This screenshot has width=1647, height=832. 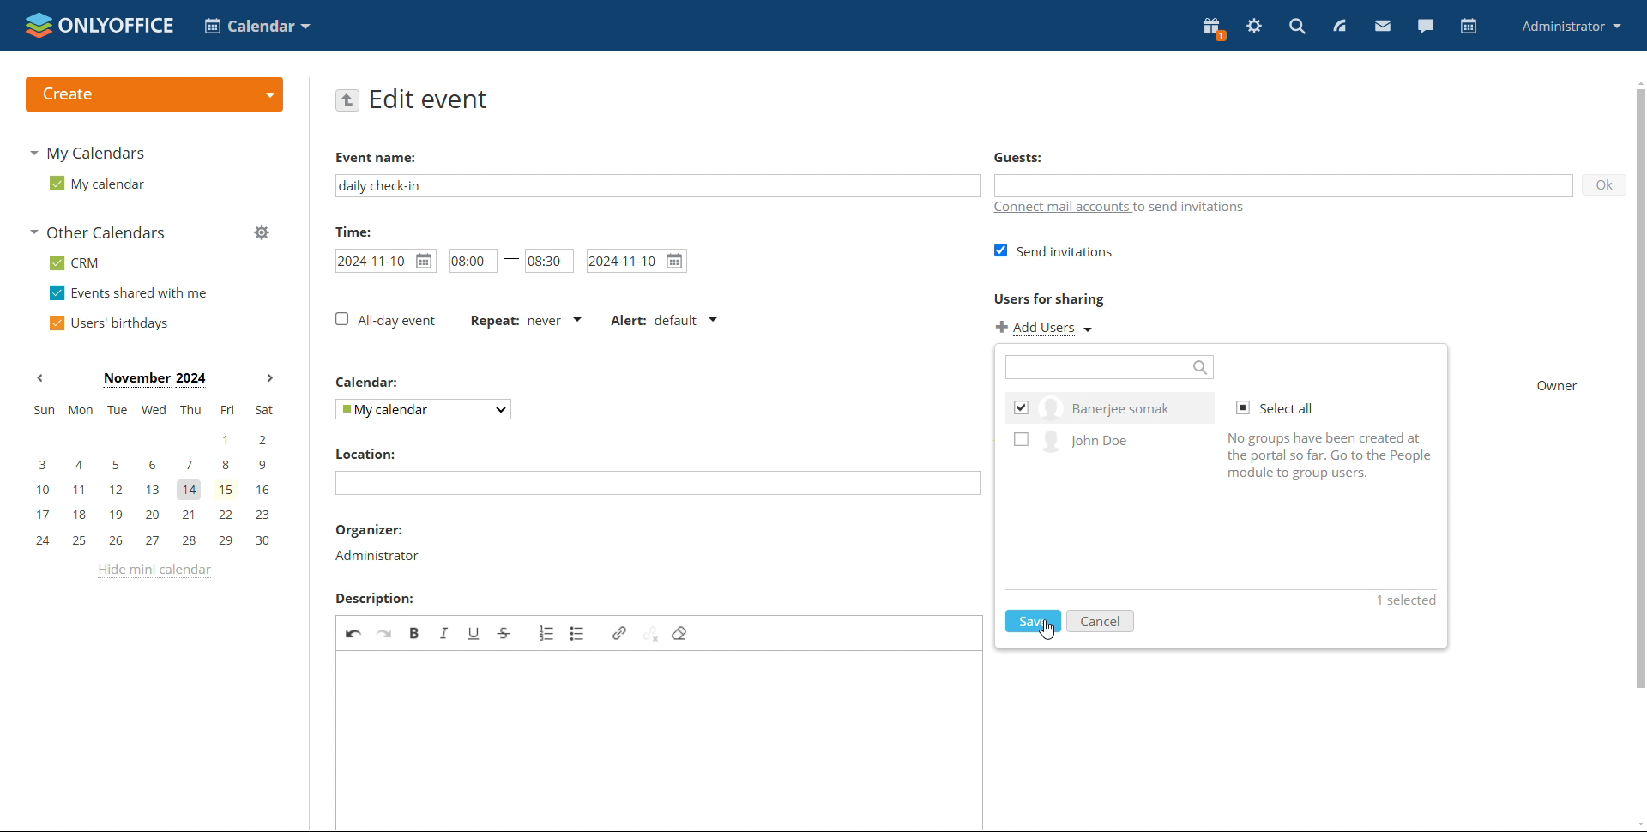 I want to click on calendar:, so click(x=371, y=383).